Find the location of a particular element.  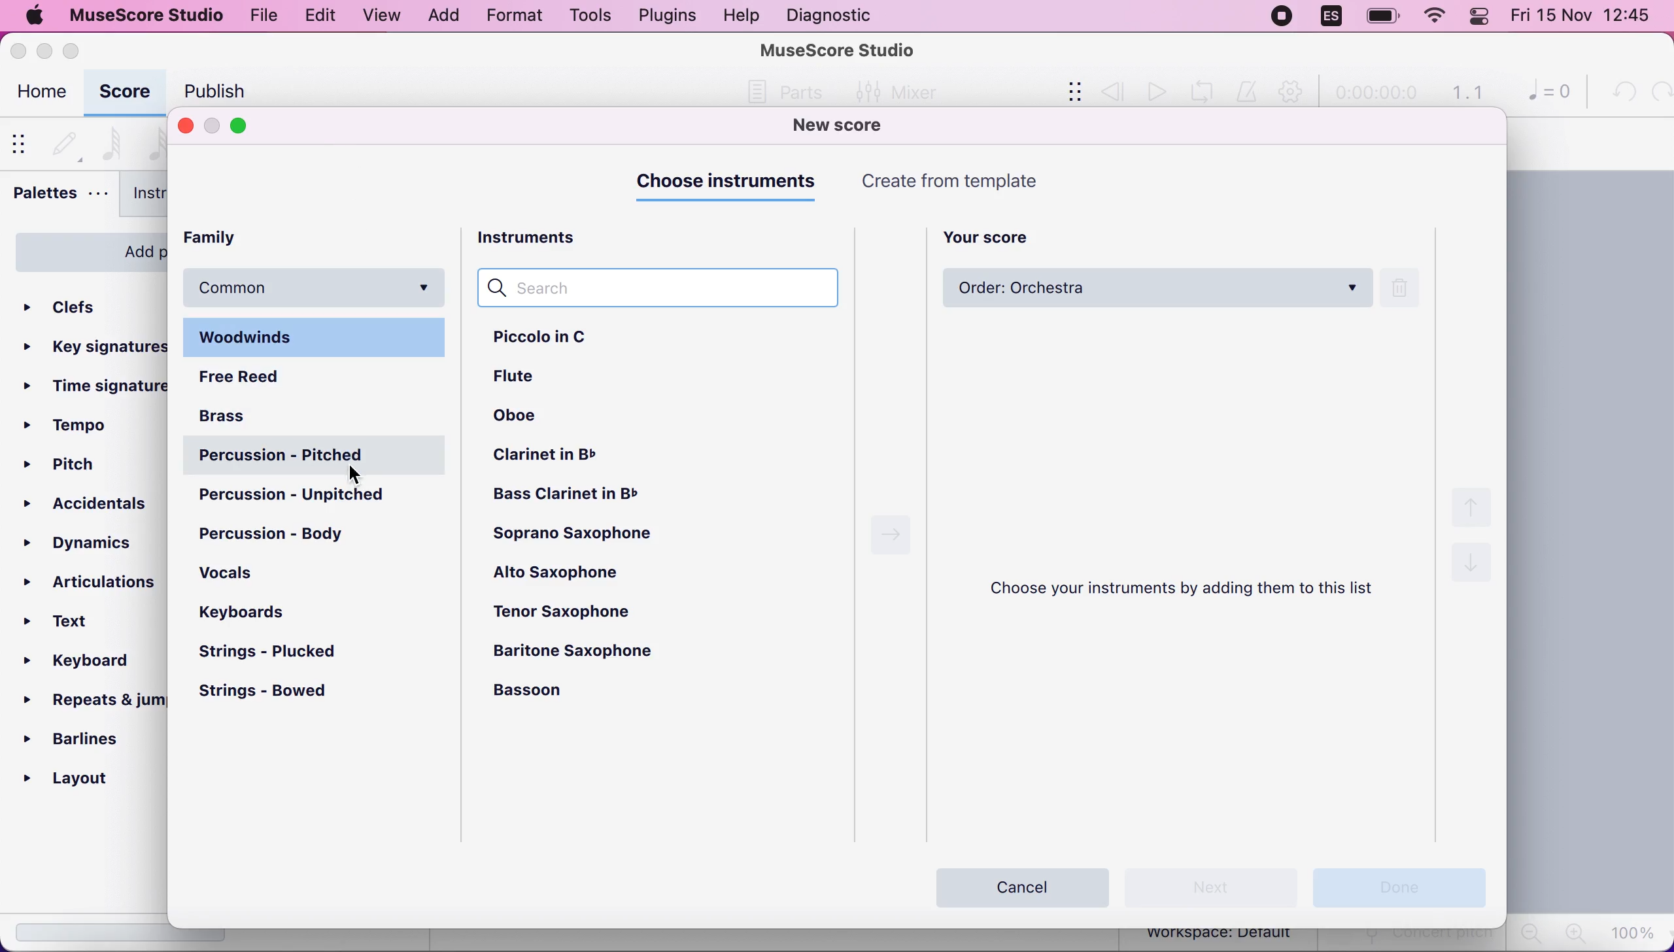

done is located at coordinates (1397, 885).